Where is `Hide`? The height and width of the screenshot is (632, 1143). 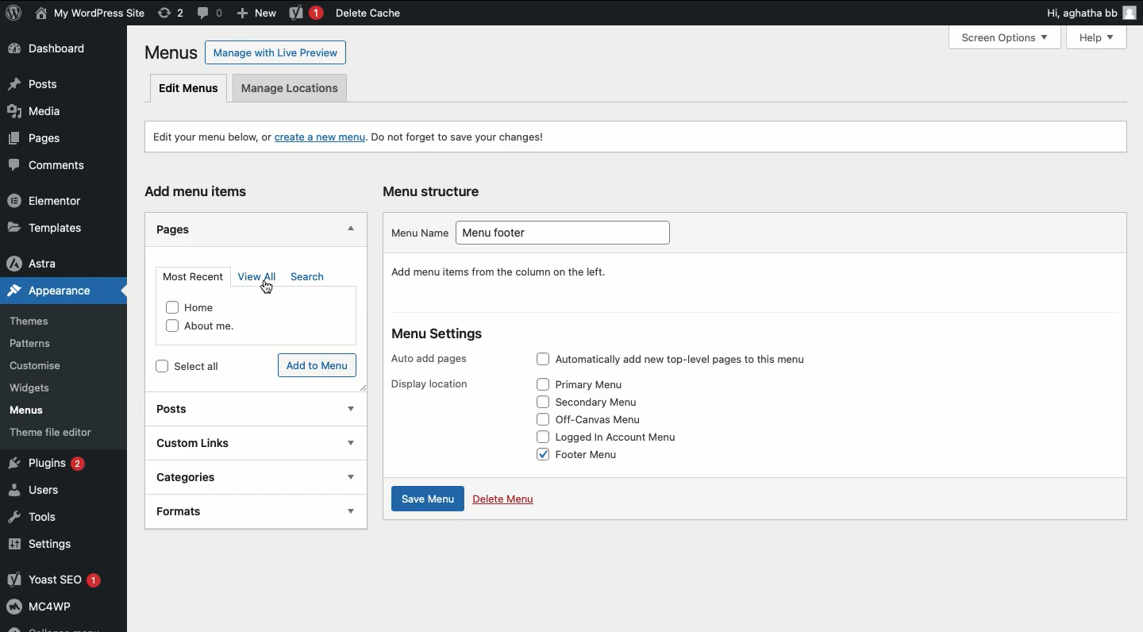
Hide is located at coordinates (352, 228).